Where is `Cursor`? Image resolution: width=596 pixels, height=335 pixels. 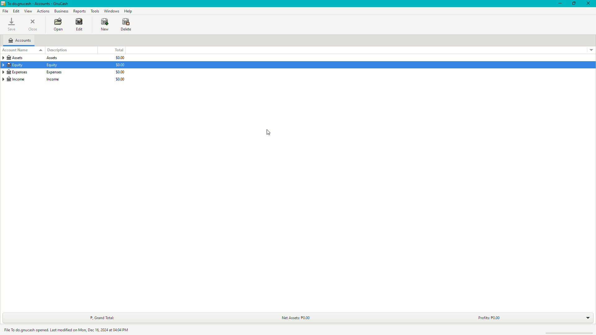
Cursor is located at coordinates (269, 132).